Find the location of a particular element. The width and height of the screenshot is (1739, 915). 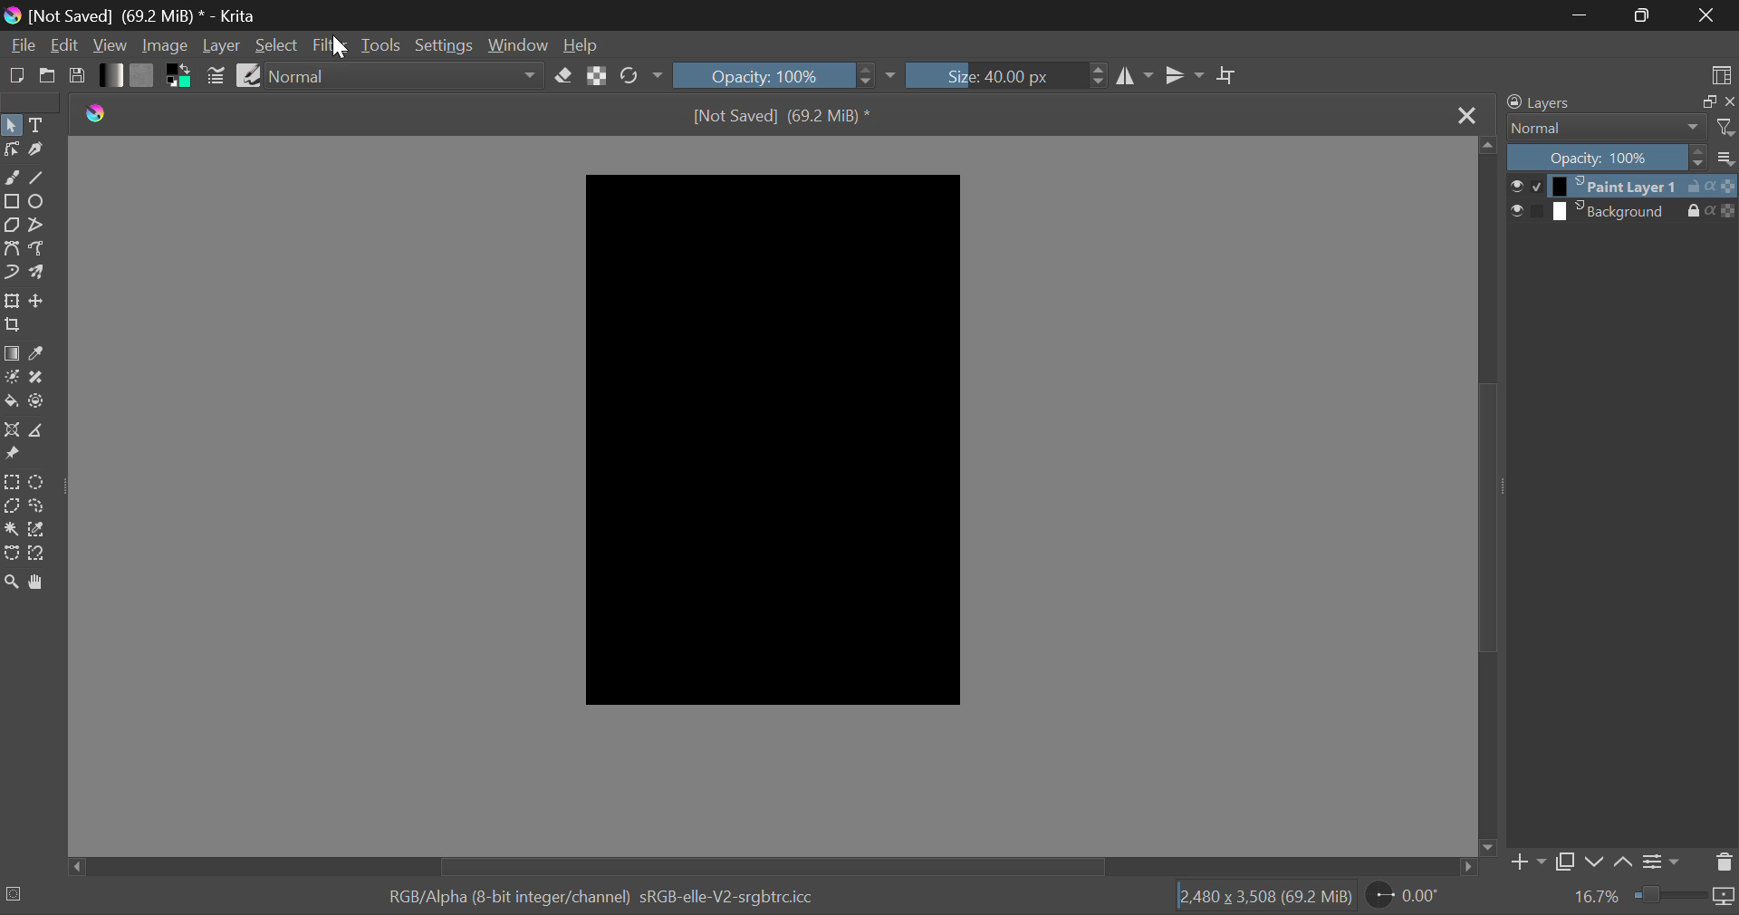

Add Layer is located at coordinates (1523, 861).